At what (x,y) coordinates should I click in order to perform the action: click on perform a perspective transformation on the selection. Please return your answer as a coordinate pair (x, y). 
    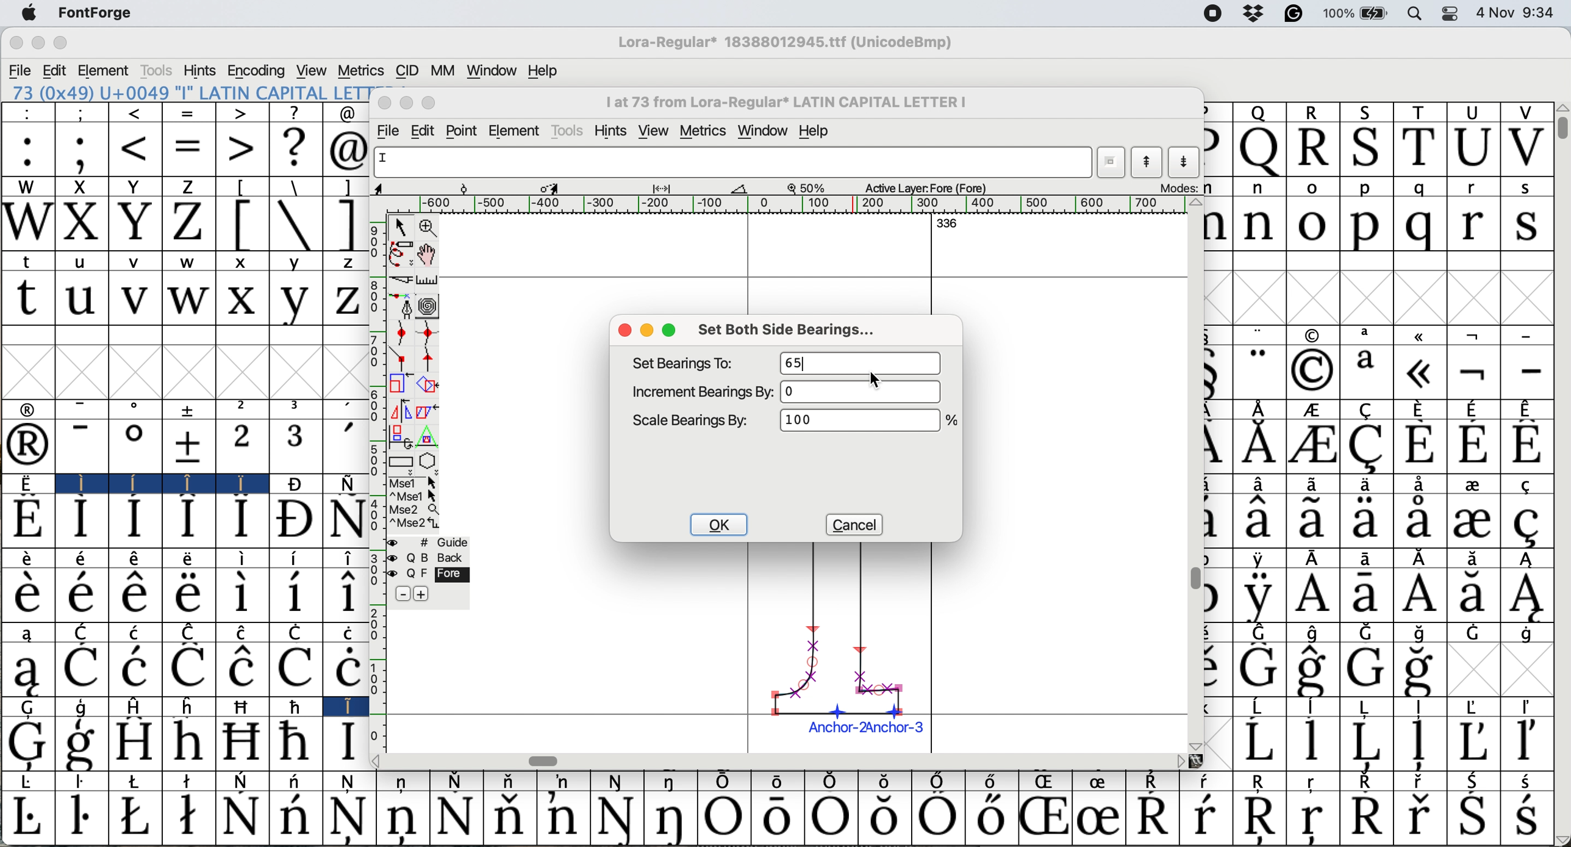
    Looking at the image, I should click on (430, 436).